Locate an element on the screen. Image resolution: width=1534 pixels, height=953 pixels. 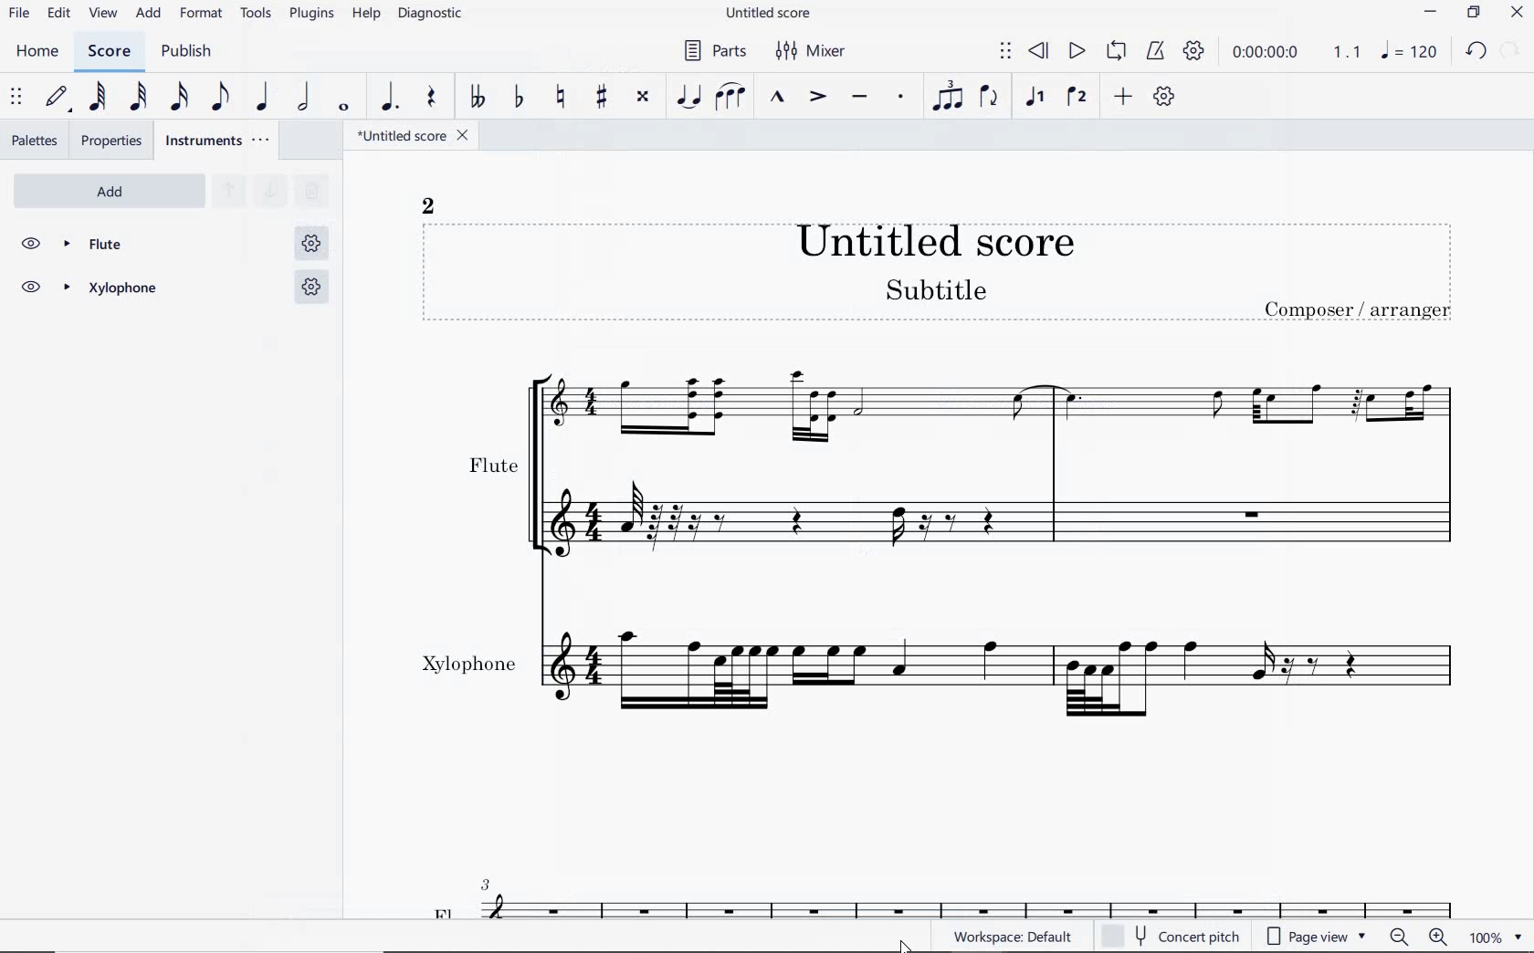
PROPERTIES is located at coordinates (113, 141).